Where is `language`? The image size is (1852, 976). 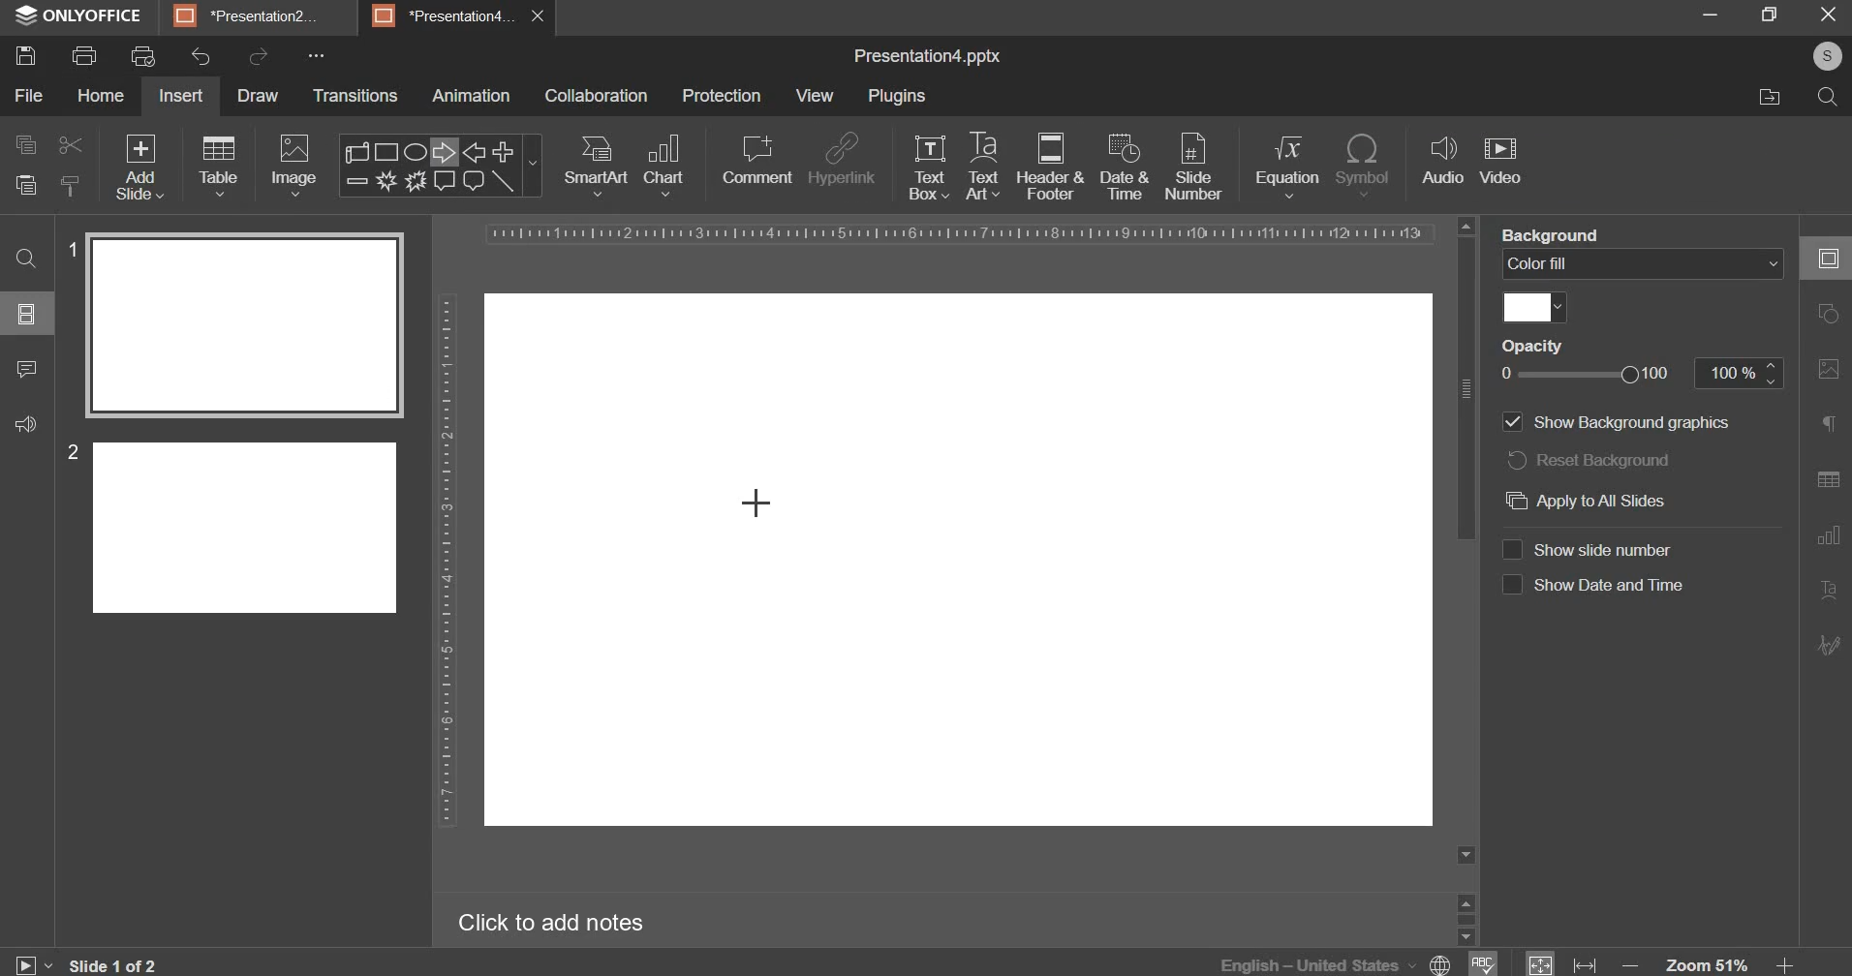
language is located at coordinates (1336, 960).